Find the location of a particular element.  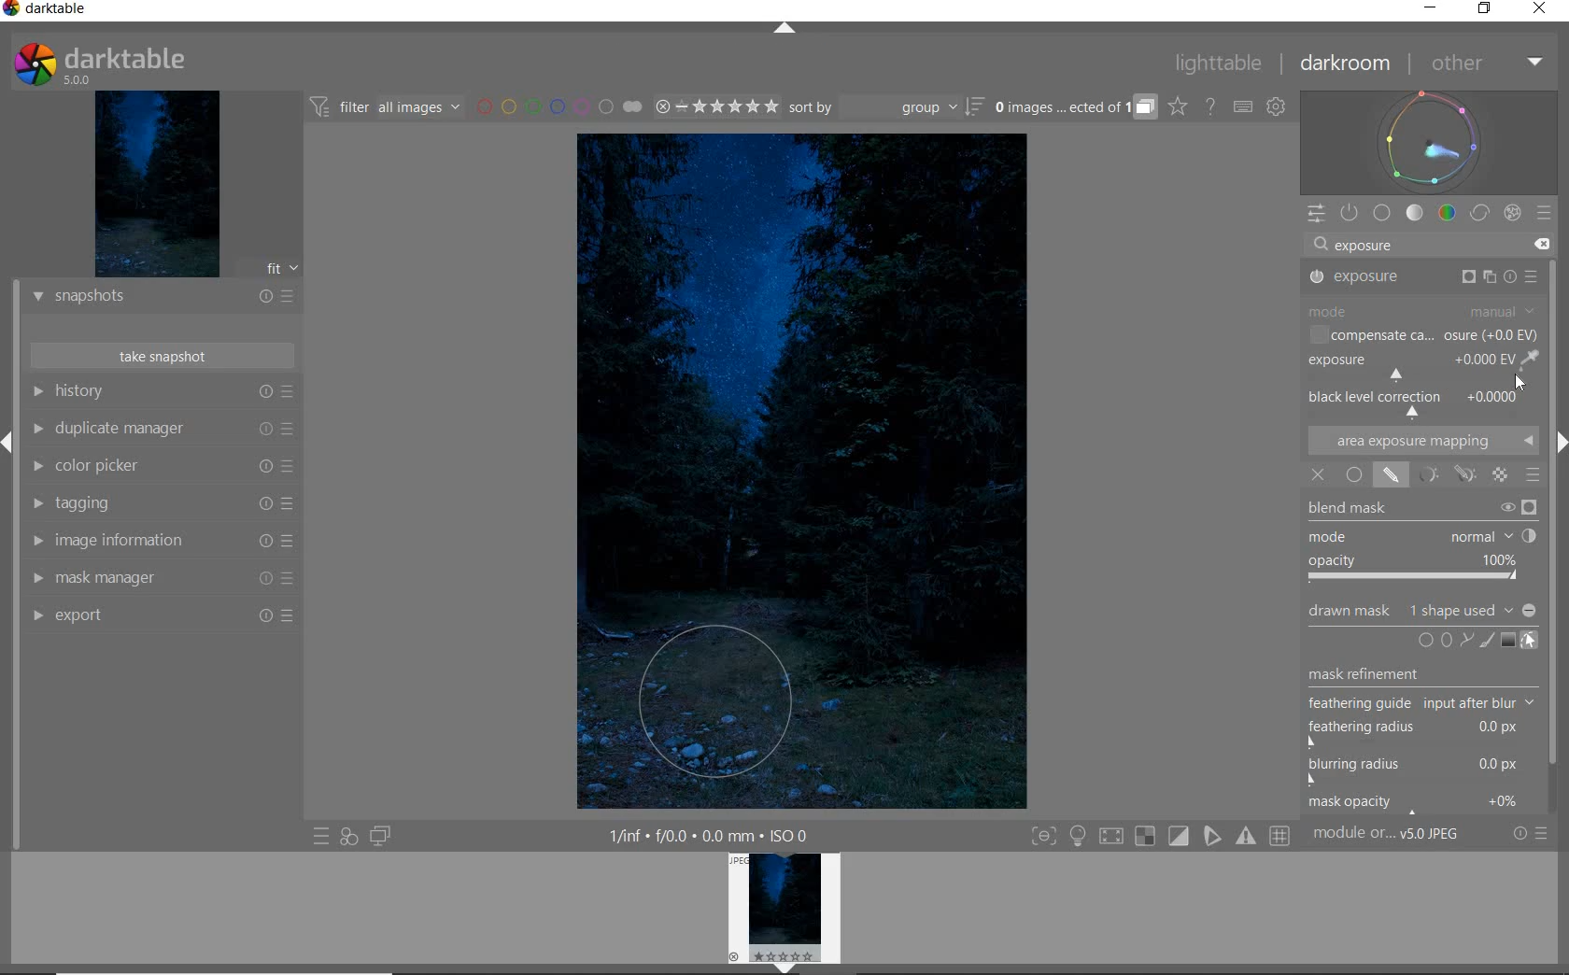

WAVEFORM is located at coordinates (1428, 142).